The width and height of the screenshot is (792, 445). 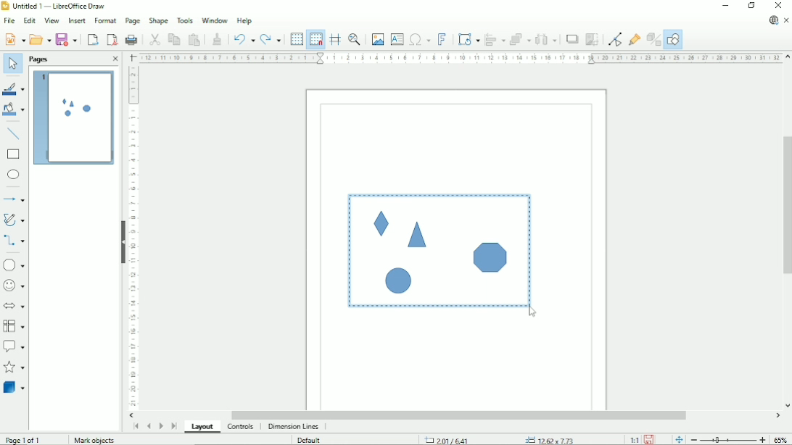 I want to click on Scroll to last page, so click(x=174, y=425).